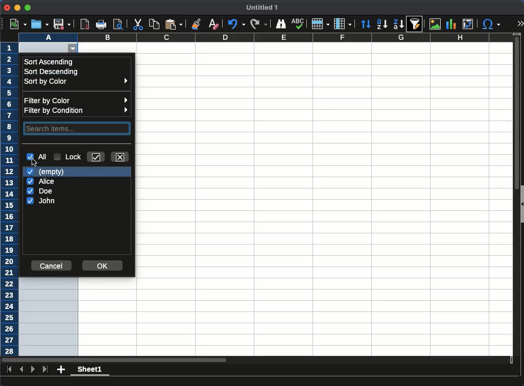  I want to click on image, so click(435, 23).